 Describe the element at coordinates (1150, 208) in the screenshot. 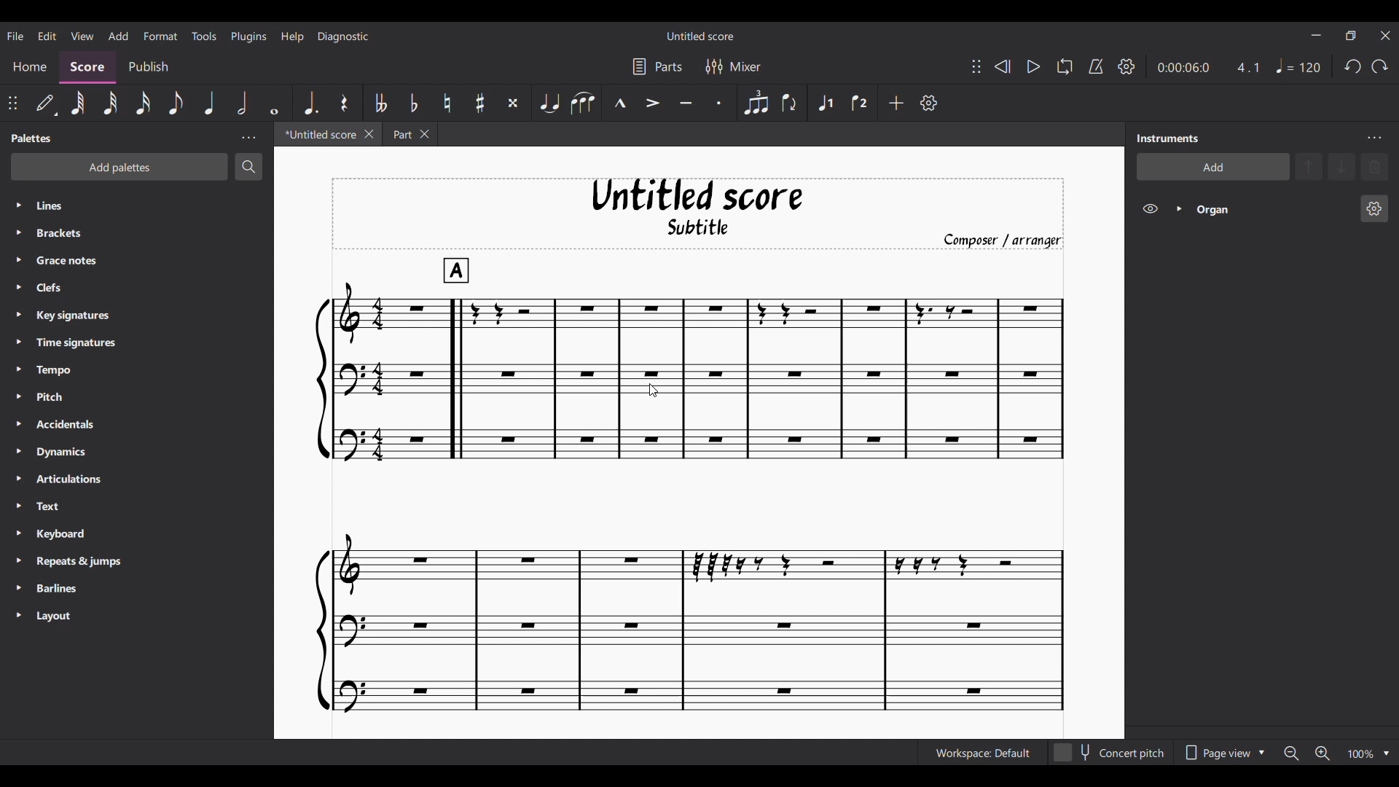

I see `Hide organ` at that location.